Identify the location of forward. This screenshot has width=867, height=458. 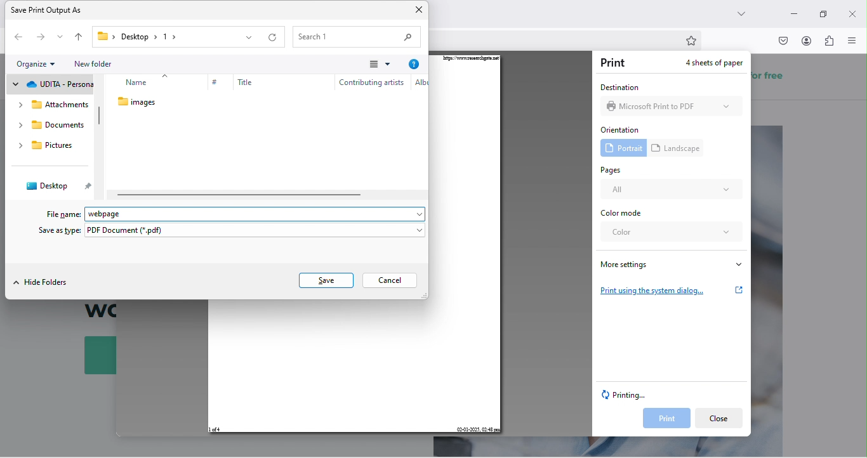
(39, 37).